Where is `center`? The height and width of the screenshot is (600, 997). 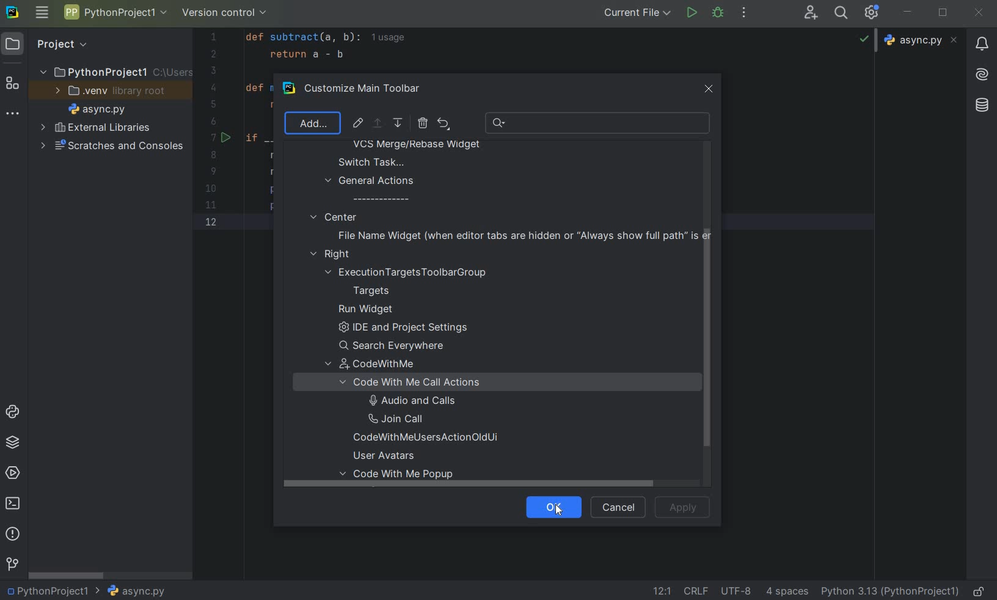
center is located at coordinates (334, 216).